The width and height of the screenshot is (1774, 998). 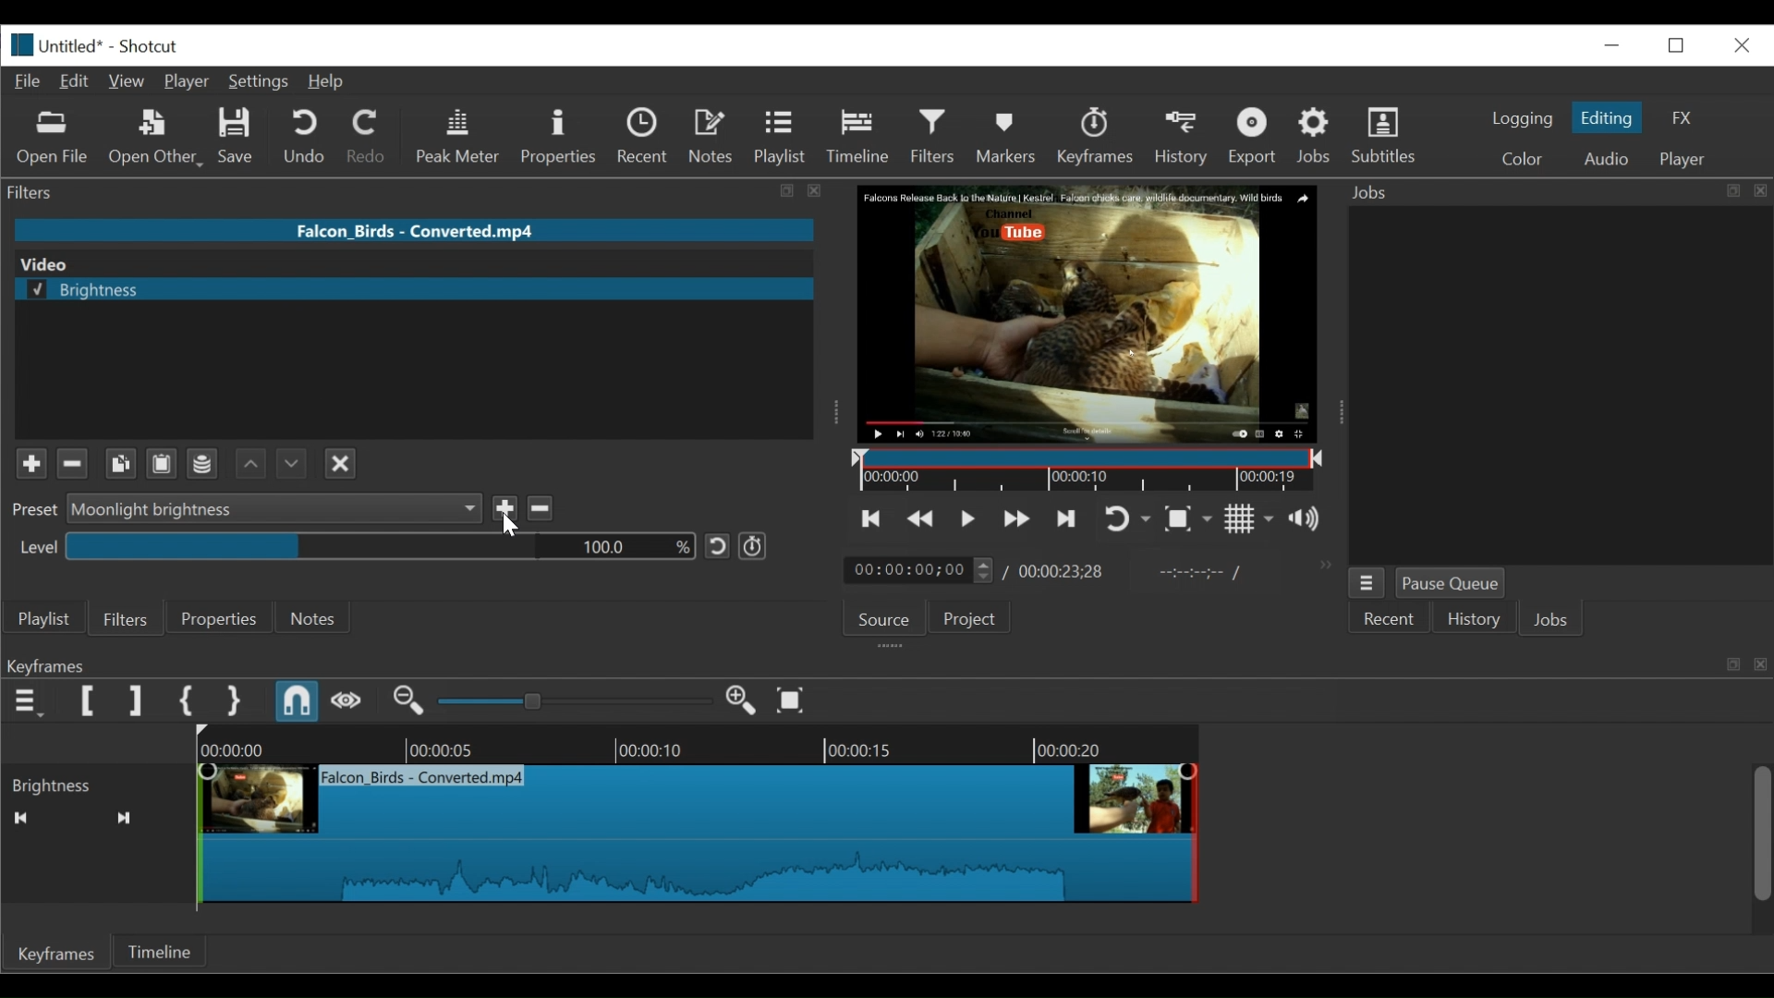 What do you see at coordinates (43, 620) in the screenshot?
I see `Playlist menu` at bounding box center [43, 620].